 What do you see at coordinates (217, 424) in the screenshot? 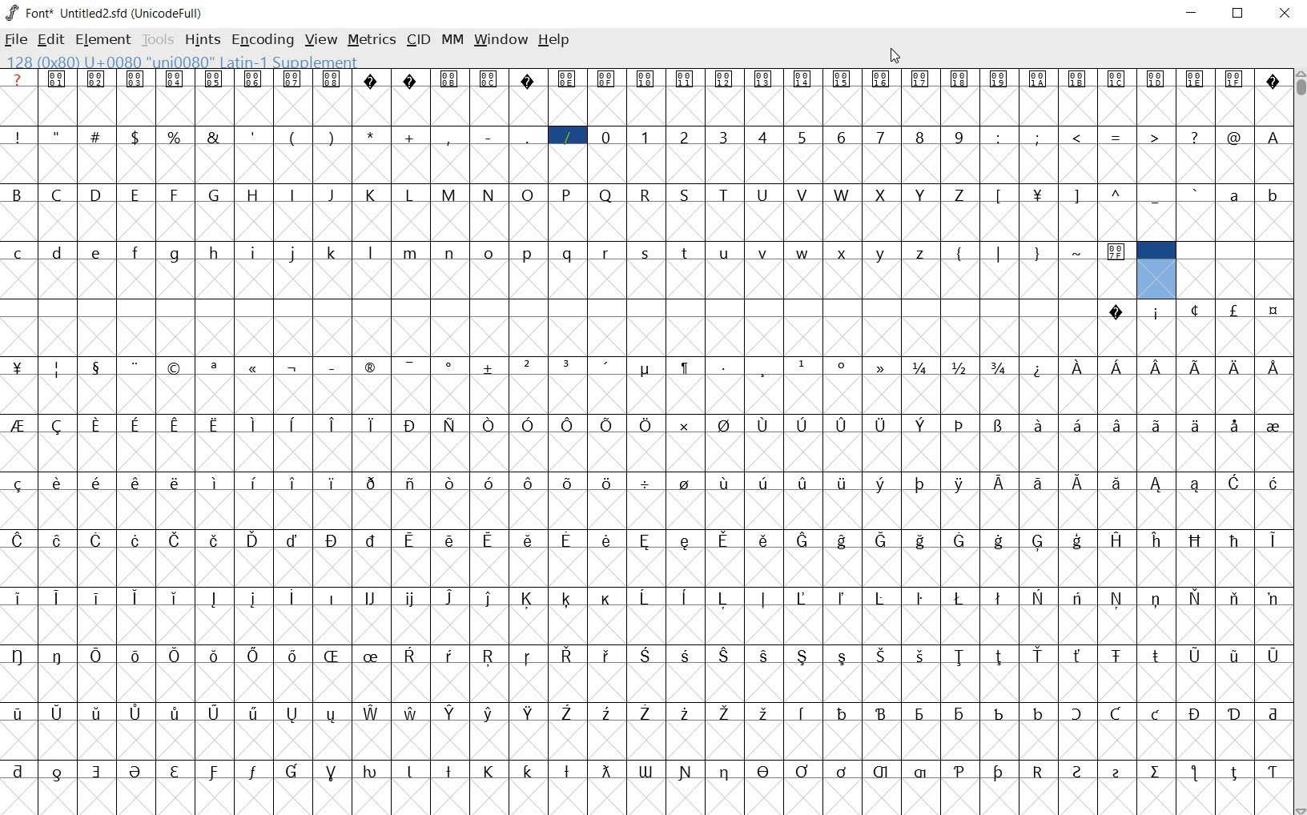
I see `Symbol` at bounding box center [217, 424].